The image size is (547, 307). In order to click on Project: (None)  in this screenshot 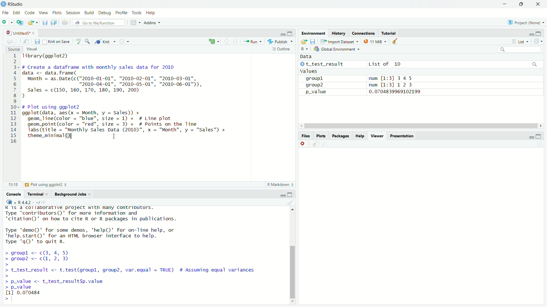, I will do `click(527, 22)`.